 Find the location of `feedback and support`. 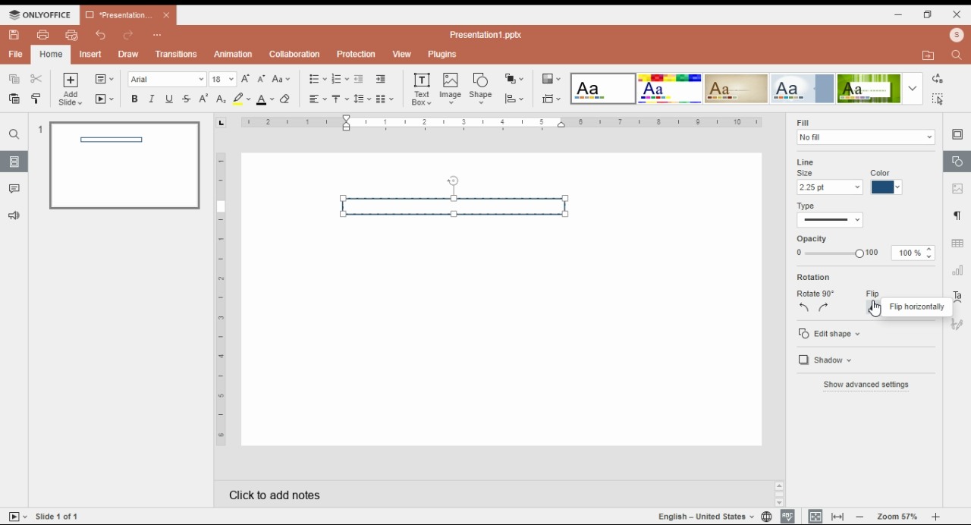

feedback and support is located at coordinates (13, 215).